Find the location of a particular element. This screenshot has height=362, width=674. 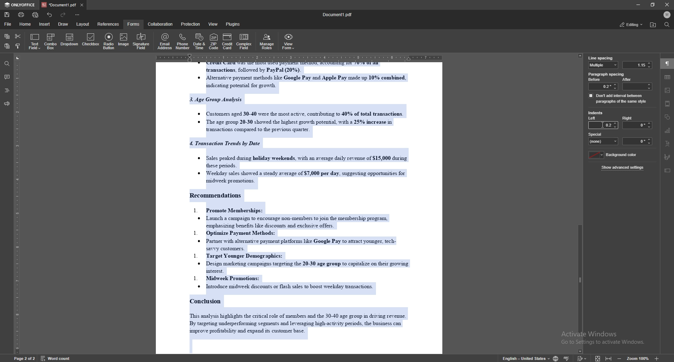

feedback is located at coordinates (7, 104).